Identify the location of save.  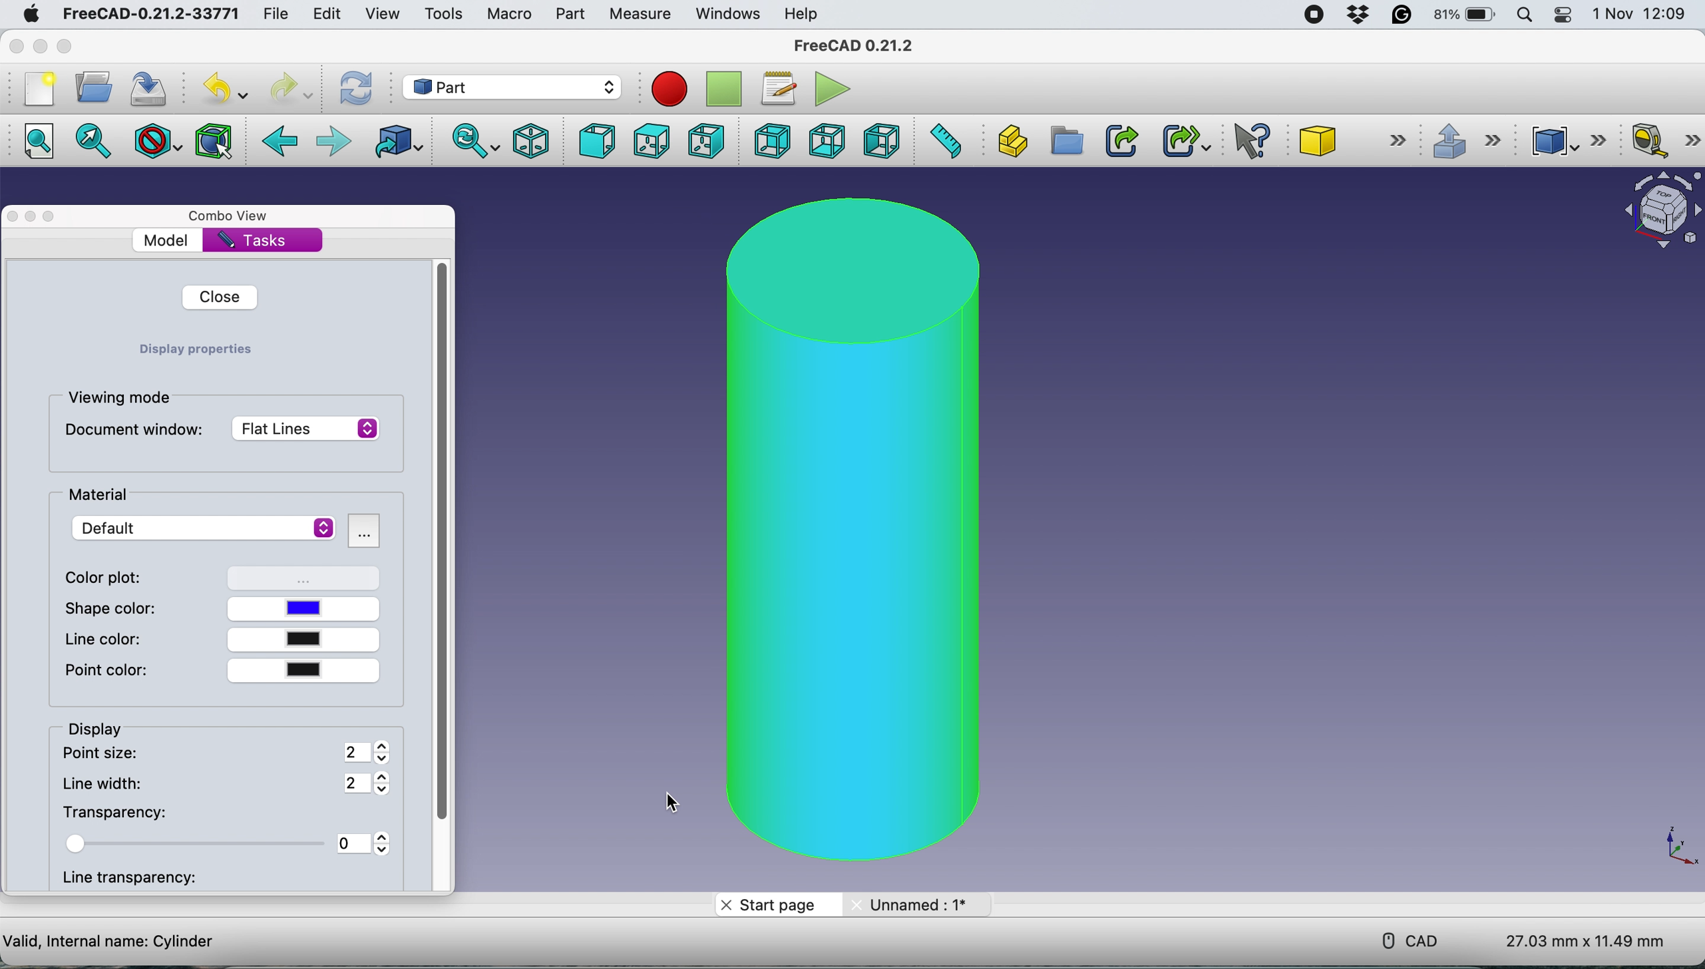
(144, 88).